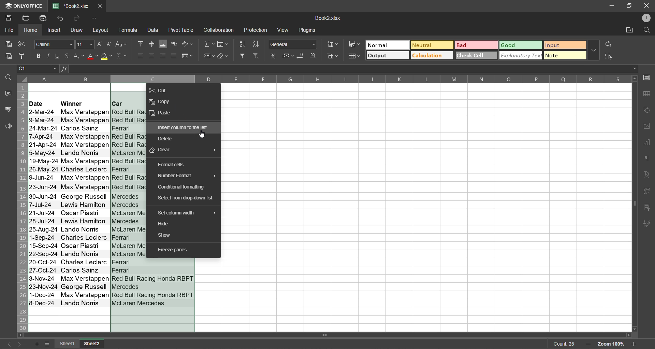  What do you see at coordinates (257, 57) in the screenshot?
I see `clear filter` at bounding box center [257, 57].